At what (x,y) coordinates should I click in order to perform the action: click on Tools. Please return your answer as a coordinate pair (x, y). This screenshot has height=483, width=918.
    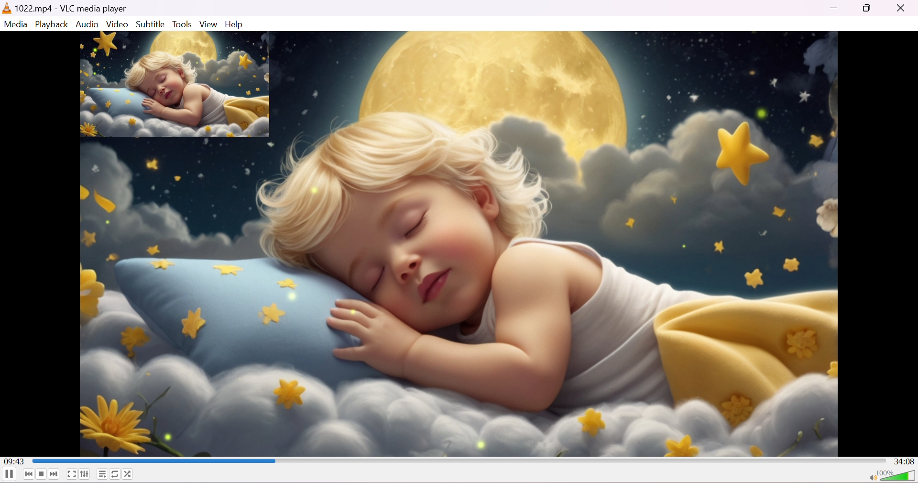
    Looking at the image, I should click on (183, 24).